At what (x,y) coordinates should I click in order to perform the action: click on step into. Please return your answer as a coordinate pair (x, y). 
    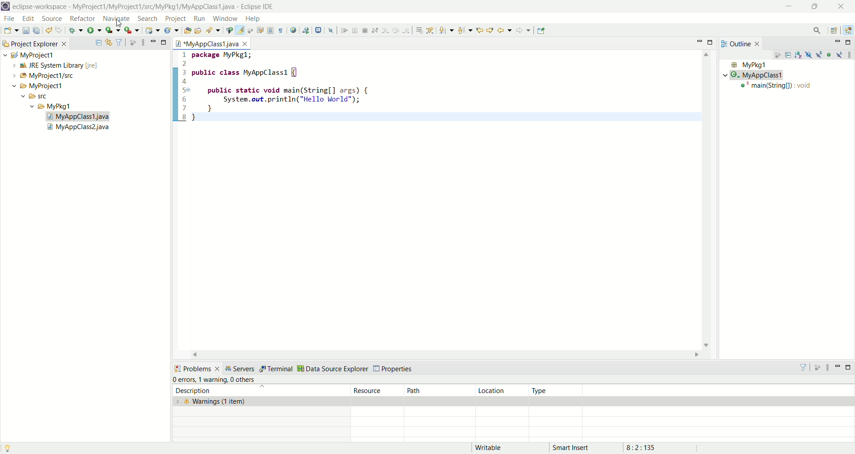
    Looking at the image, I should click on (385, 31).